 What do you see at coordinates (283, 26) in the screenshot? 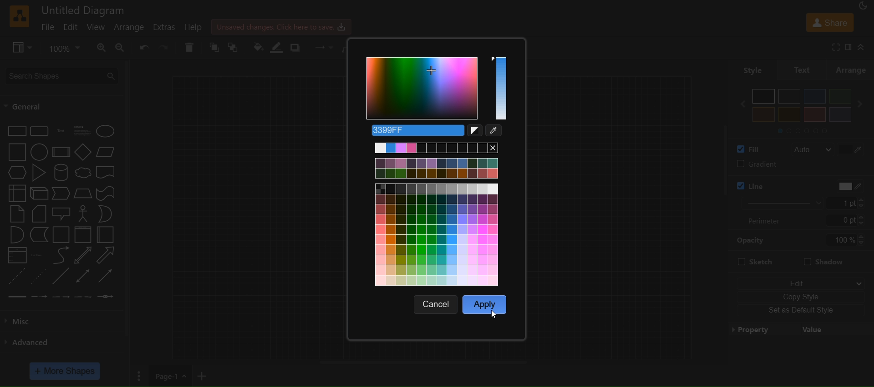
I see `click here to save` at bounding box center [283, 26].